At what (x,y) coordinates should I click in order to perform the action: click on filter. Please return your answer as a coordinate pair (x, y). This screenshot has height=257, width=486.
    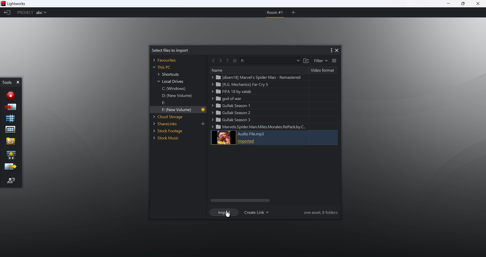
    Looking at the image, I should click on (321, 61).